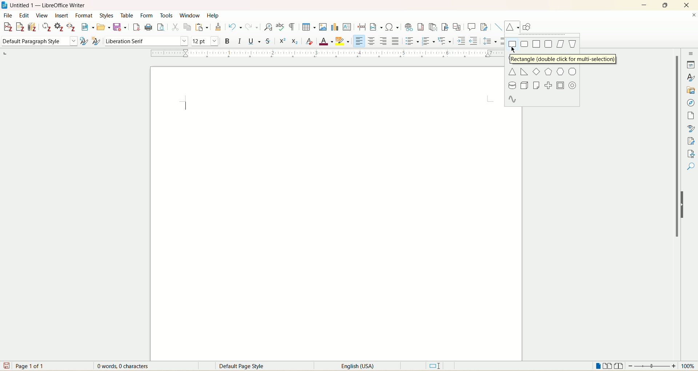 Image resolution: width=698 pixels, height=371 pixels. Describe the element at coordinates (457, 26) in the screenshot. I see `insert cross references` at that location.